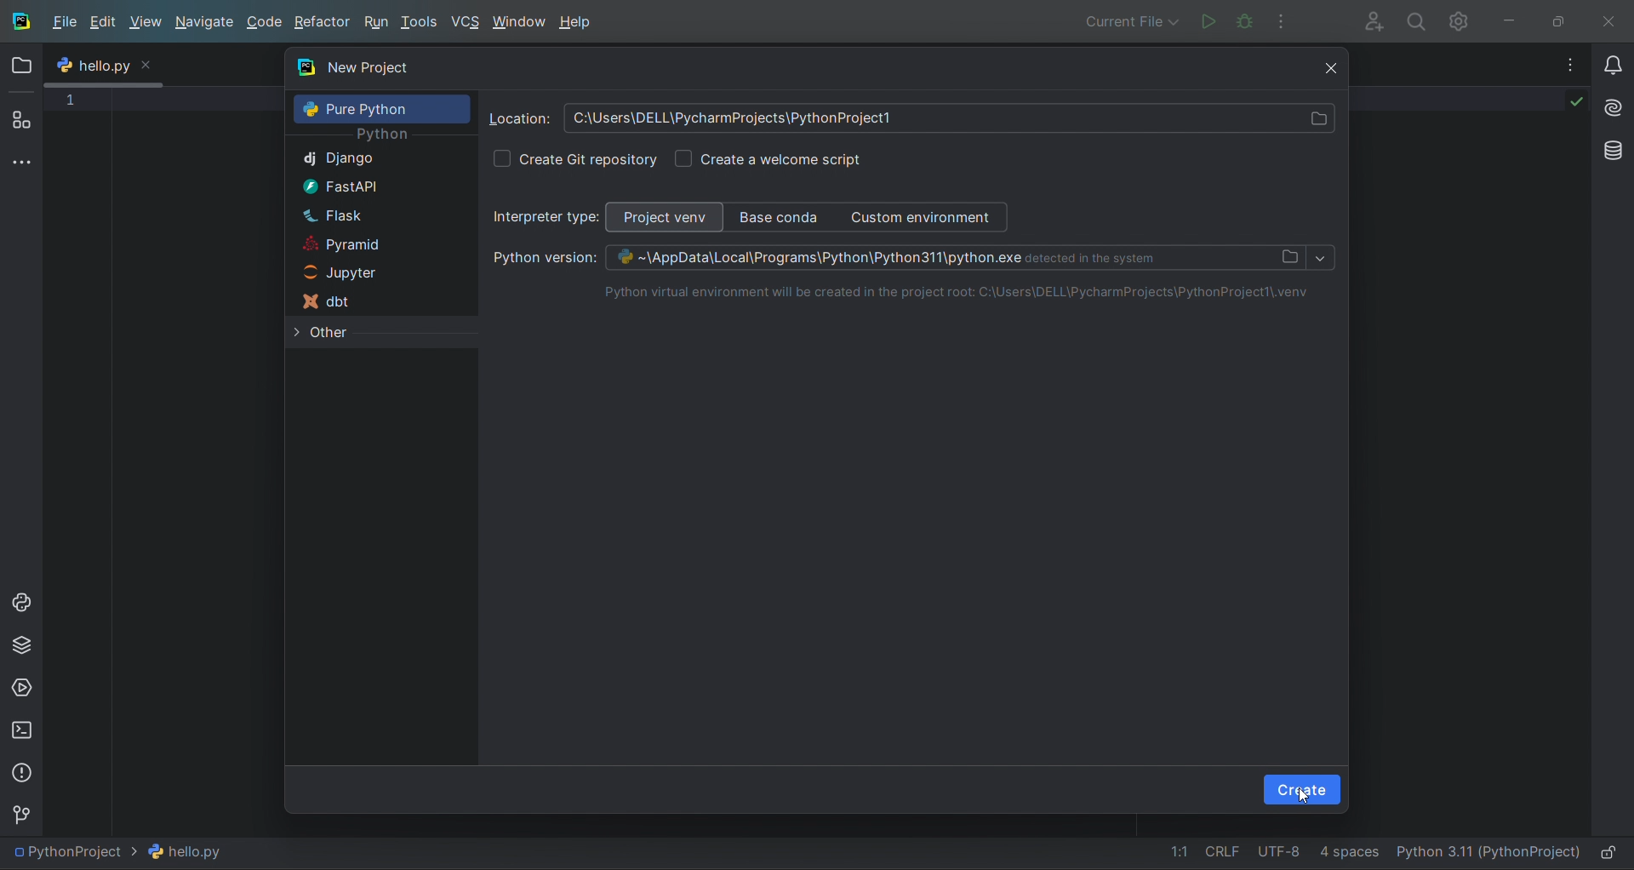 The width and height of the screenshot is (1634, 870). What do you see at coordinates (20, 20) in the screenshot?
I see `logo` at bounding box center [20, 20].